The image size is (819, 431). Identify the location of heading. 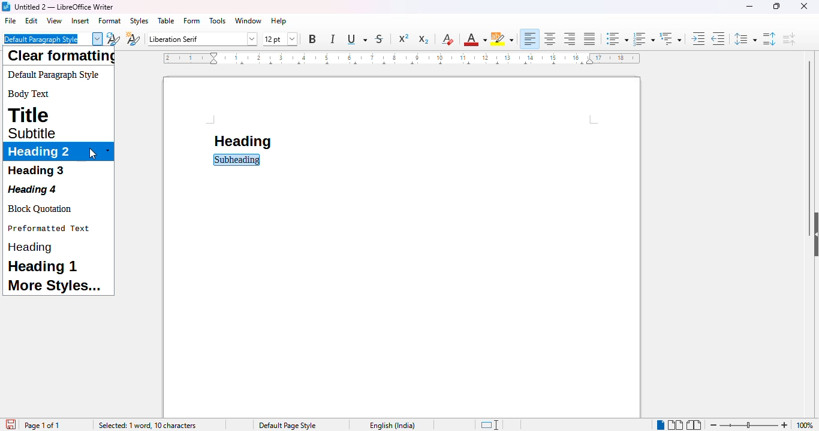
(30, 247).